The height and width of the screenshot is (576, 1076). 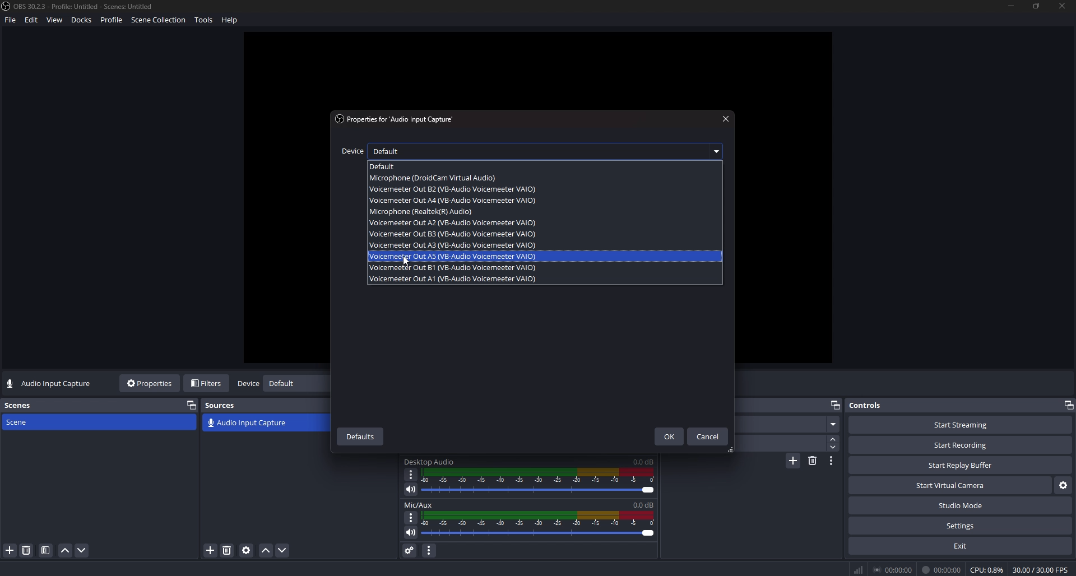 What do you see at coordinates (10, 550) in the screenshot?
I see `add scene` at bounding box center [10, 550].